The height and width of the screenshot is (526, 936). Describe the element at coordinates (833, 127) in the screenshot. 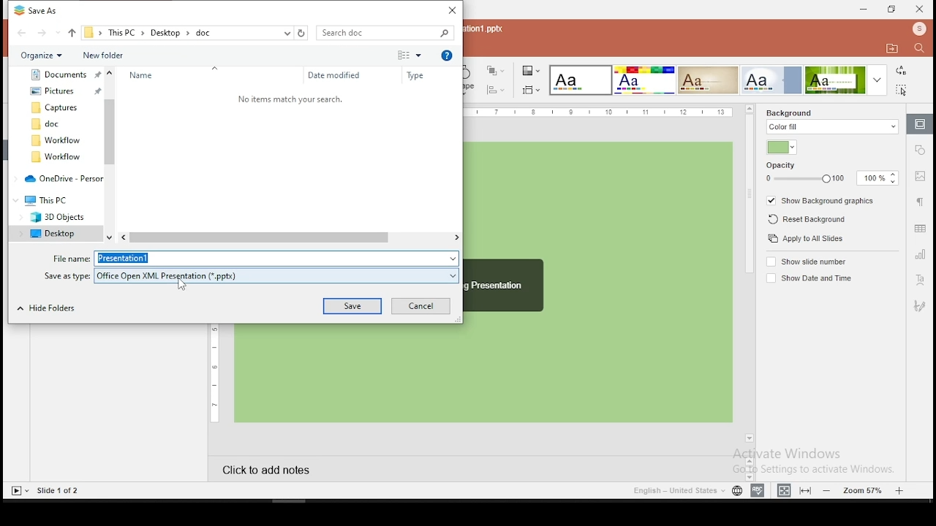

I see `color fill` at that location.